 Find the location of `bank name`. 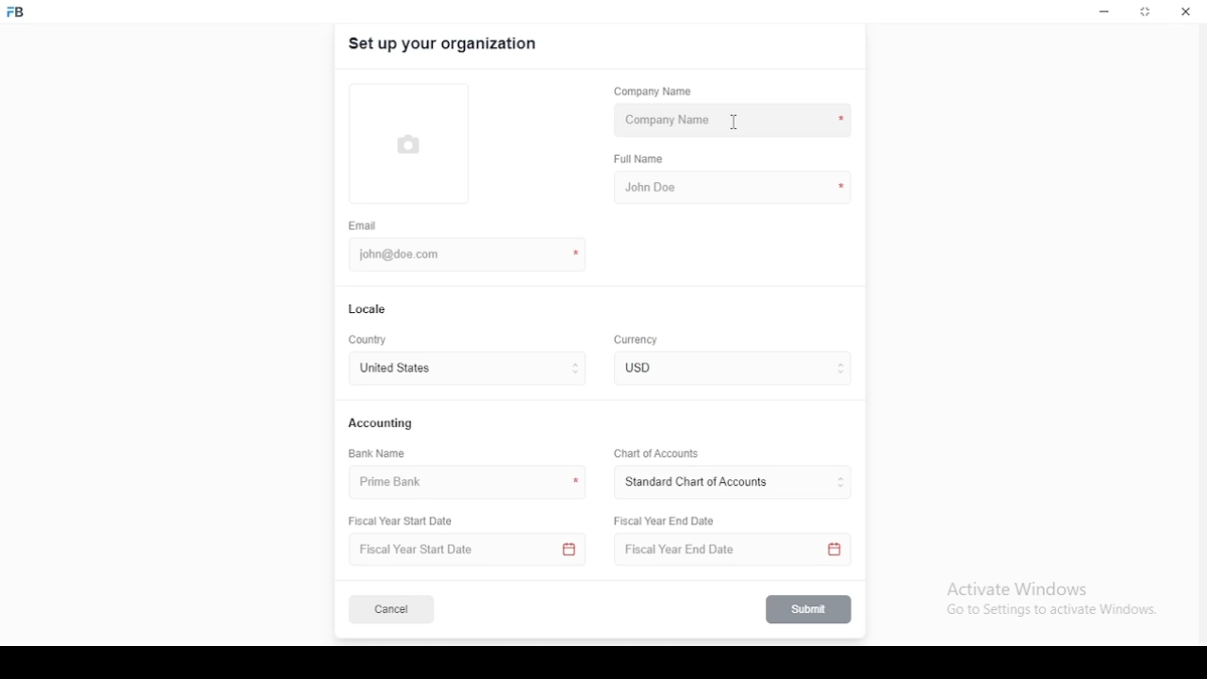

bank name is located at coordinates (378, 454).